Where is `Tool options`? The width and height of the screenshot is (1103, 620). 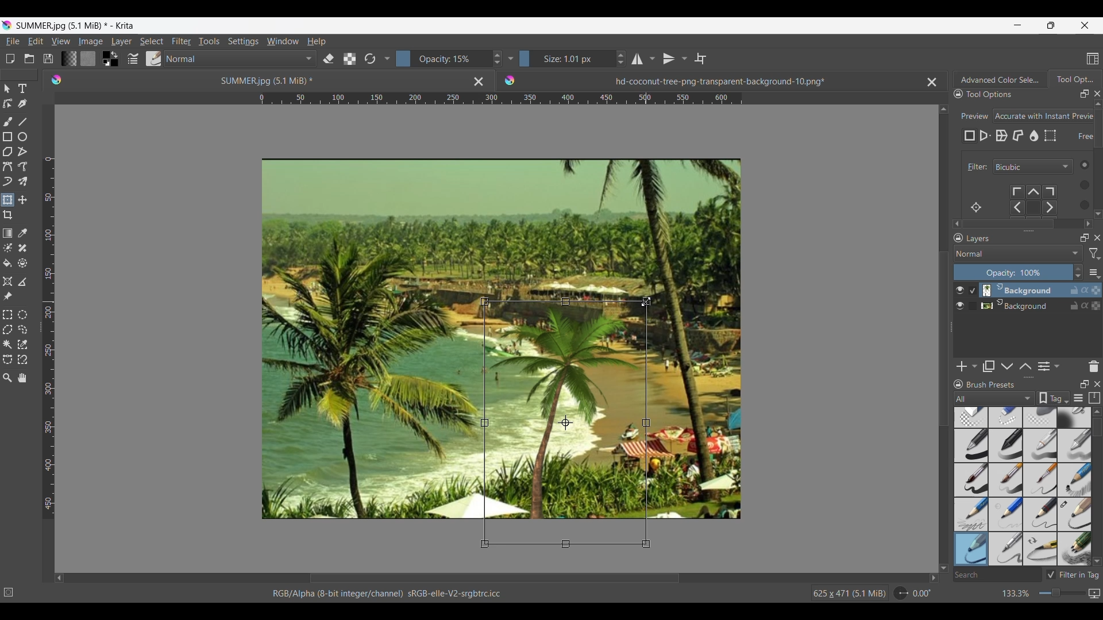
Tool options is located at coordinates (1001, 94).